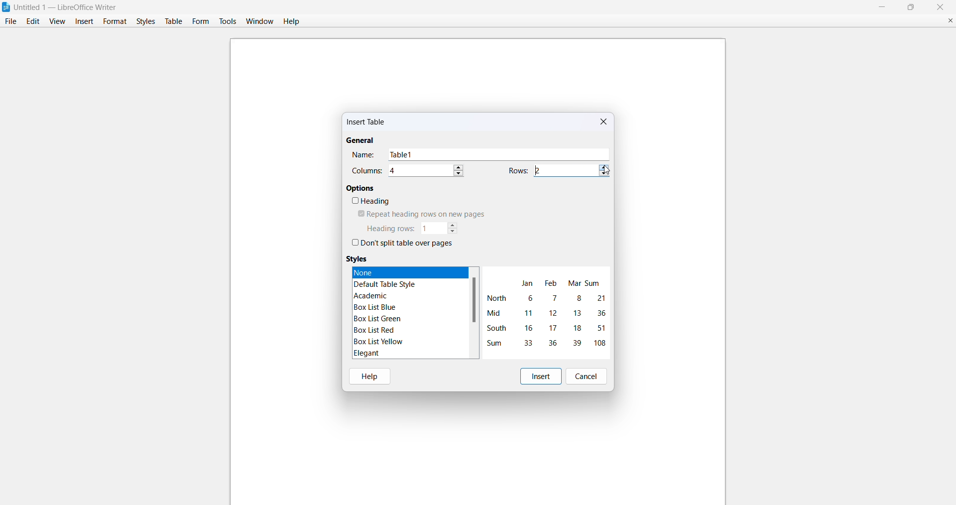 The image size is (956, 505). What do you see at coordinates (374, 330) in the screenshot?
I see `box list red` at bounding box center [374, 330].